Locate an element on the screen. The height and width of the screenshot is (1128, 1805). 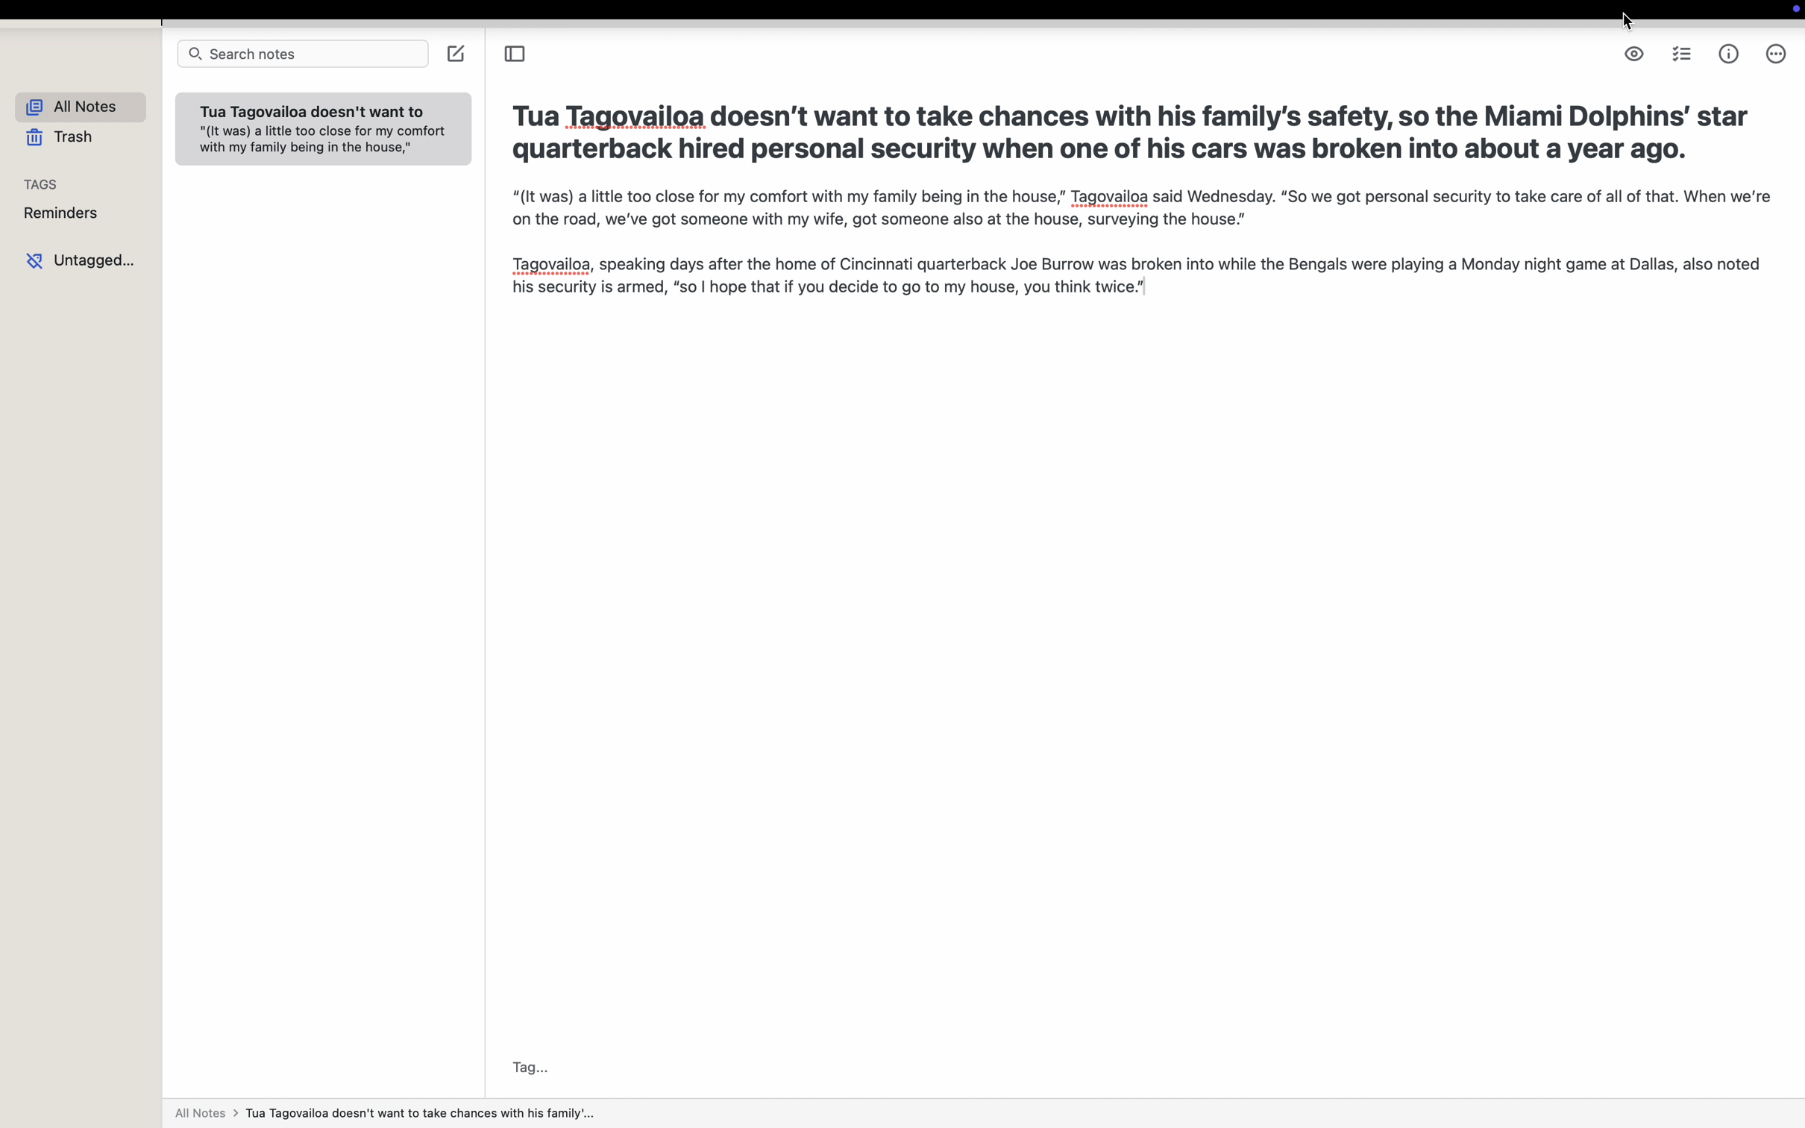
checklist is located at coordinates (1680, 56).